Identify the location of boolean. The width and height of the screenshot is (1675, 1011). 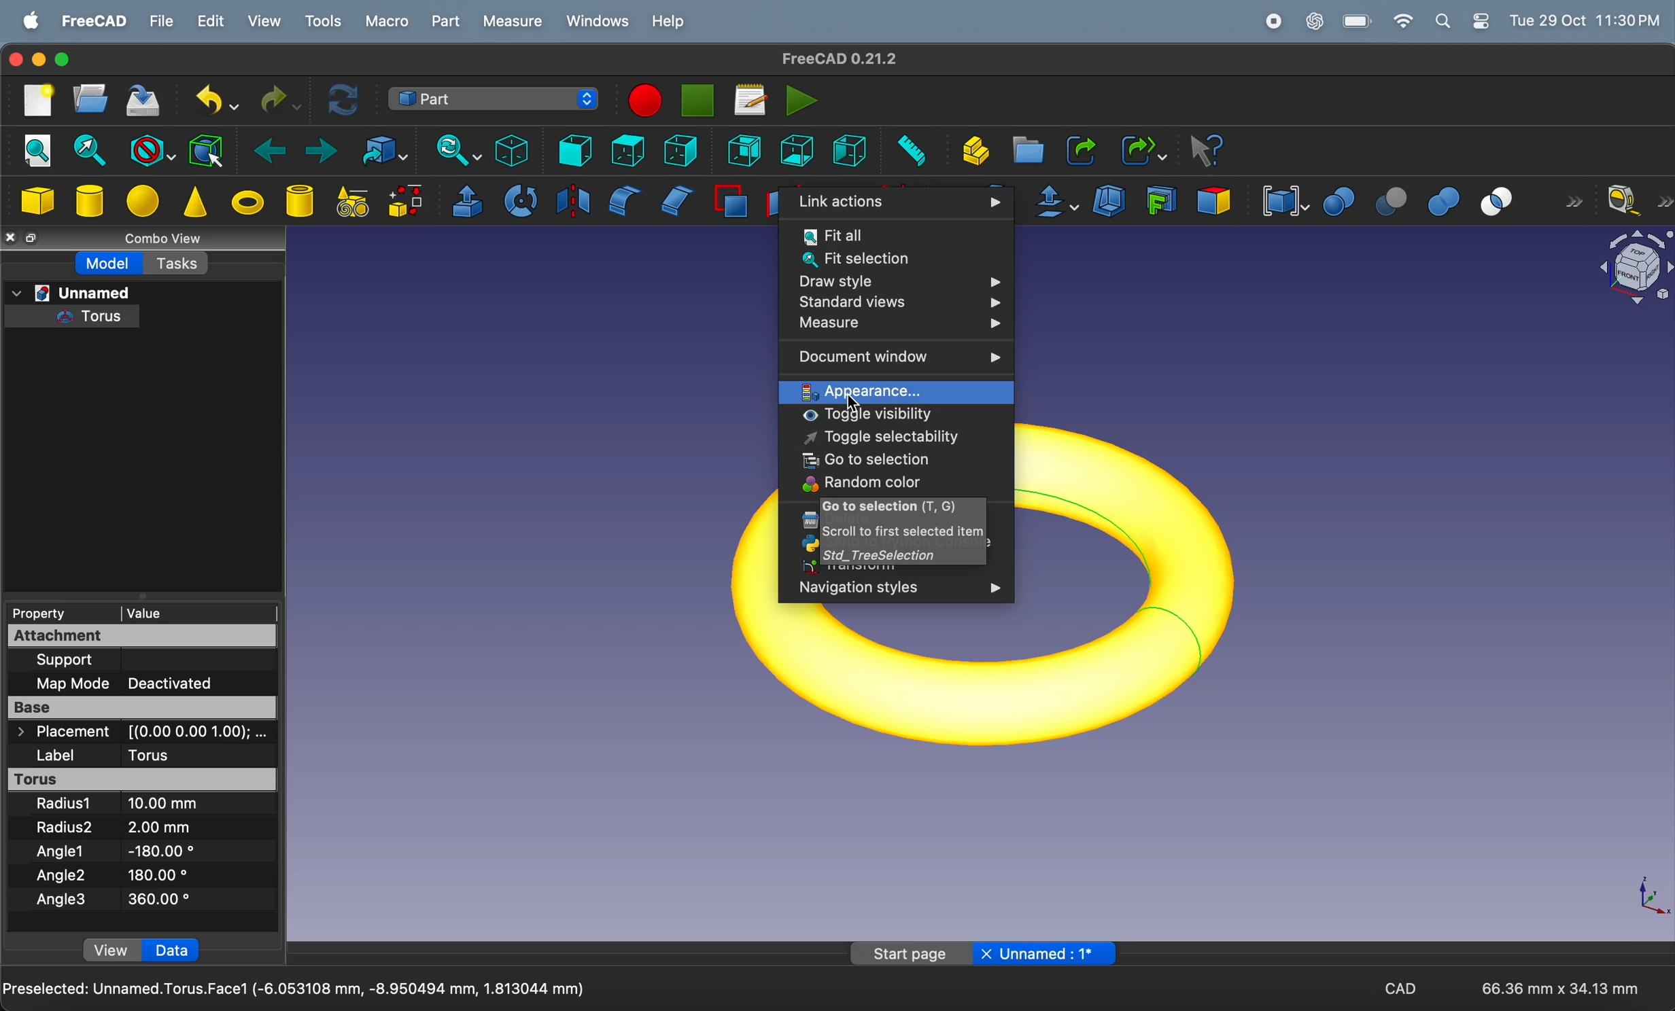
(1339, 199).